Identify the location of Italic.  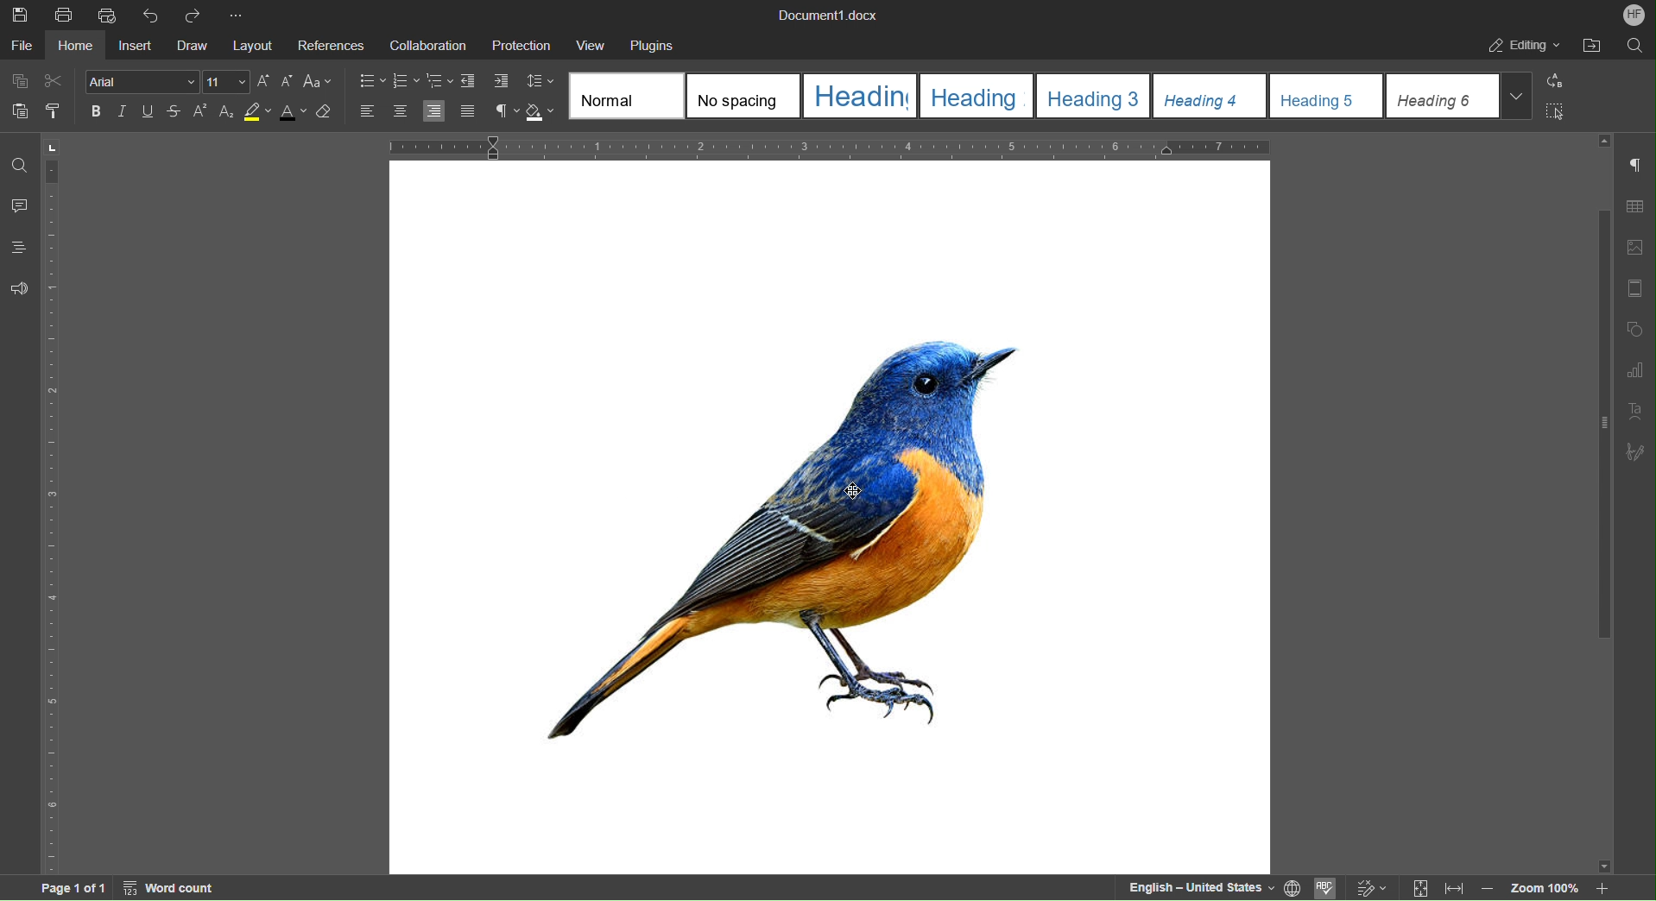
(122, 111).